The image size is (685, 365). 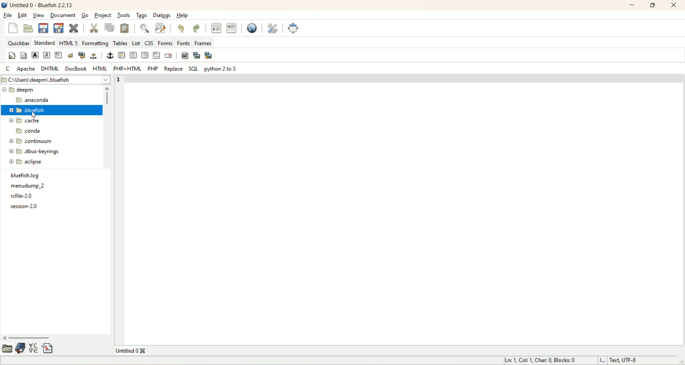 I want to click on DHTML, so click(x=50, y=68).